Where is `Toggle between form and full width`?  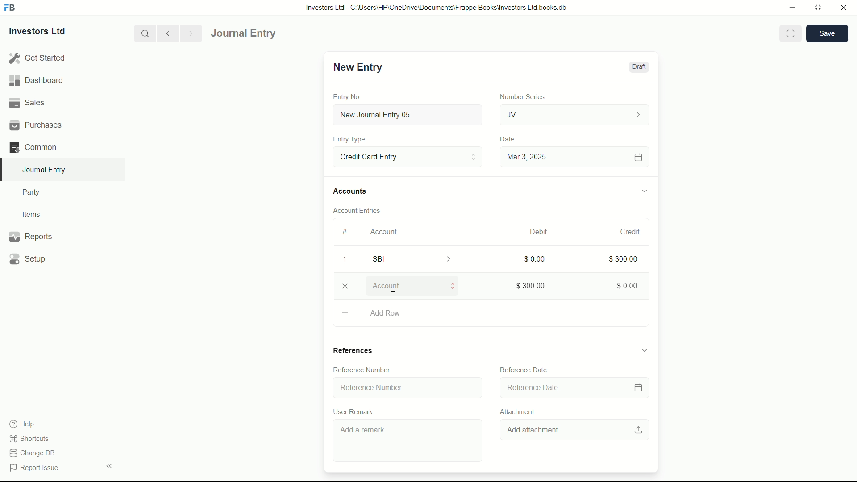 Toggle between form and full width is located at coordinates (791, 33).